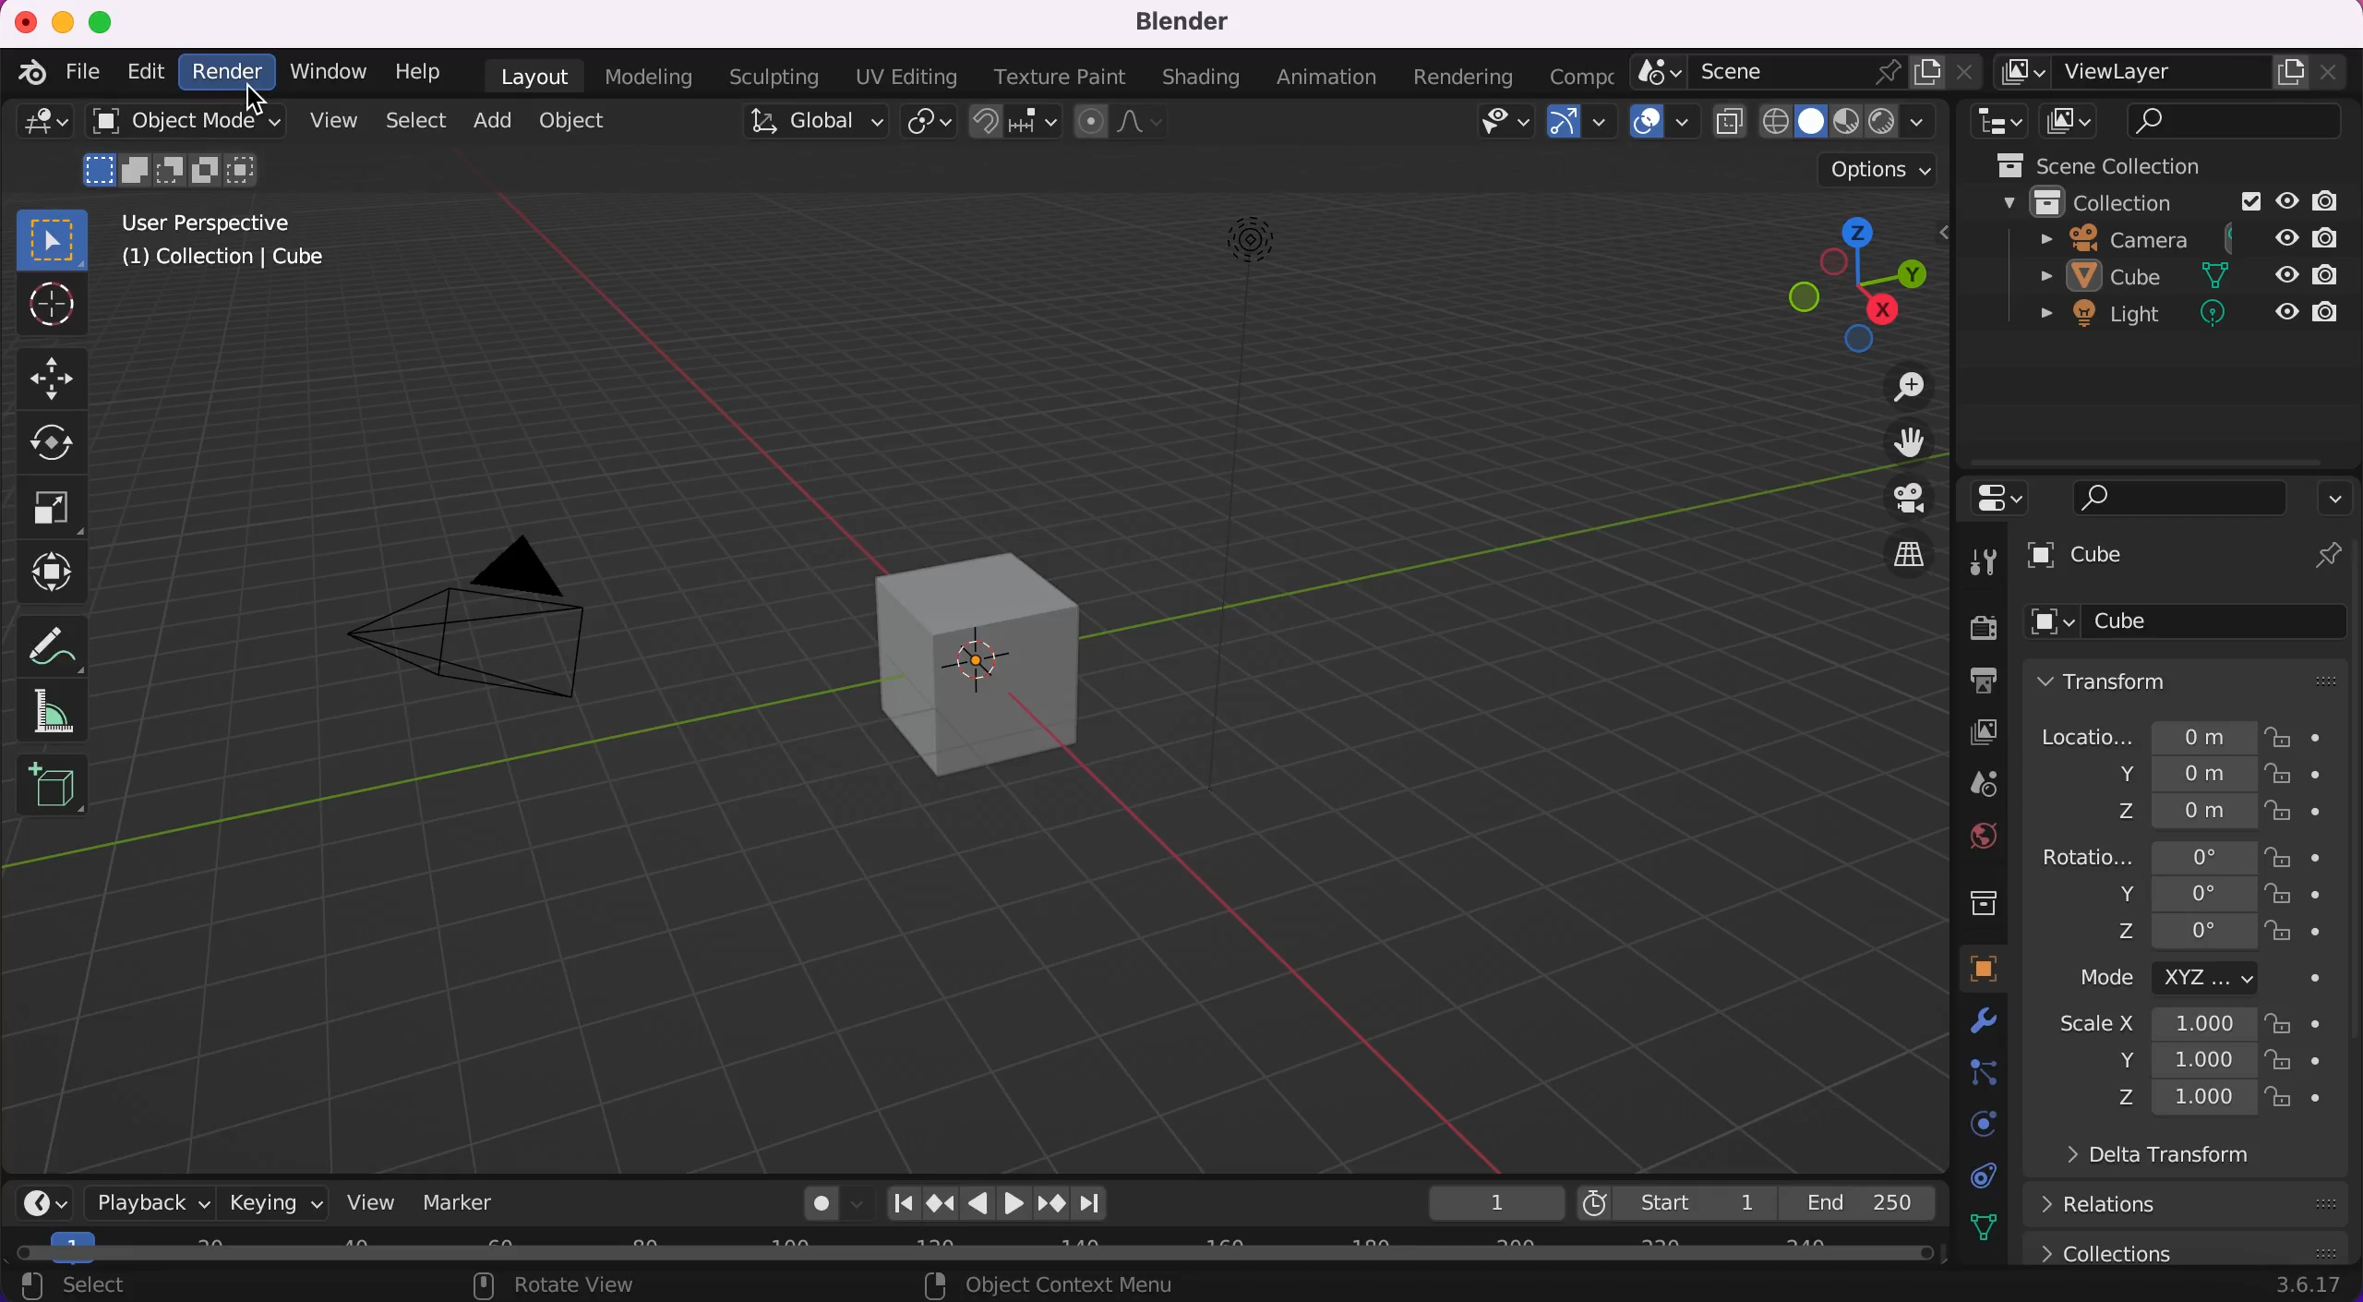  I want to click on layout, so click(529, 77).